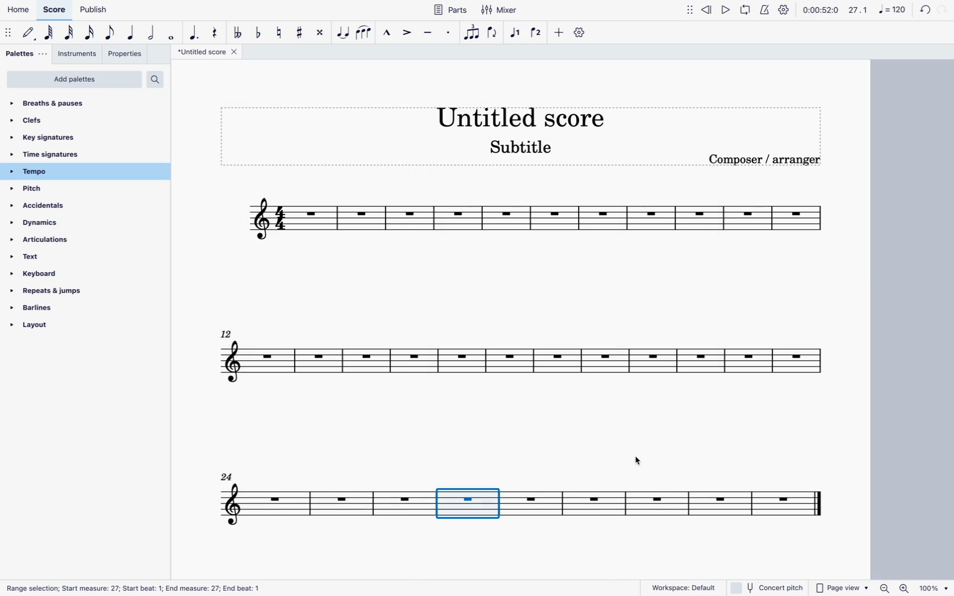  I want to click on composer / arranger, so click(768, 158).